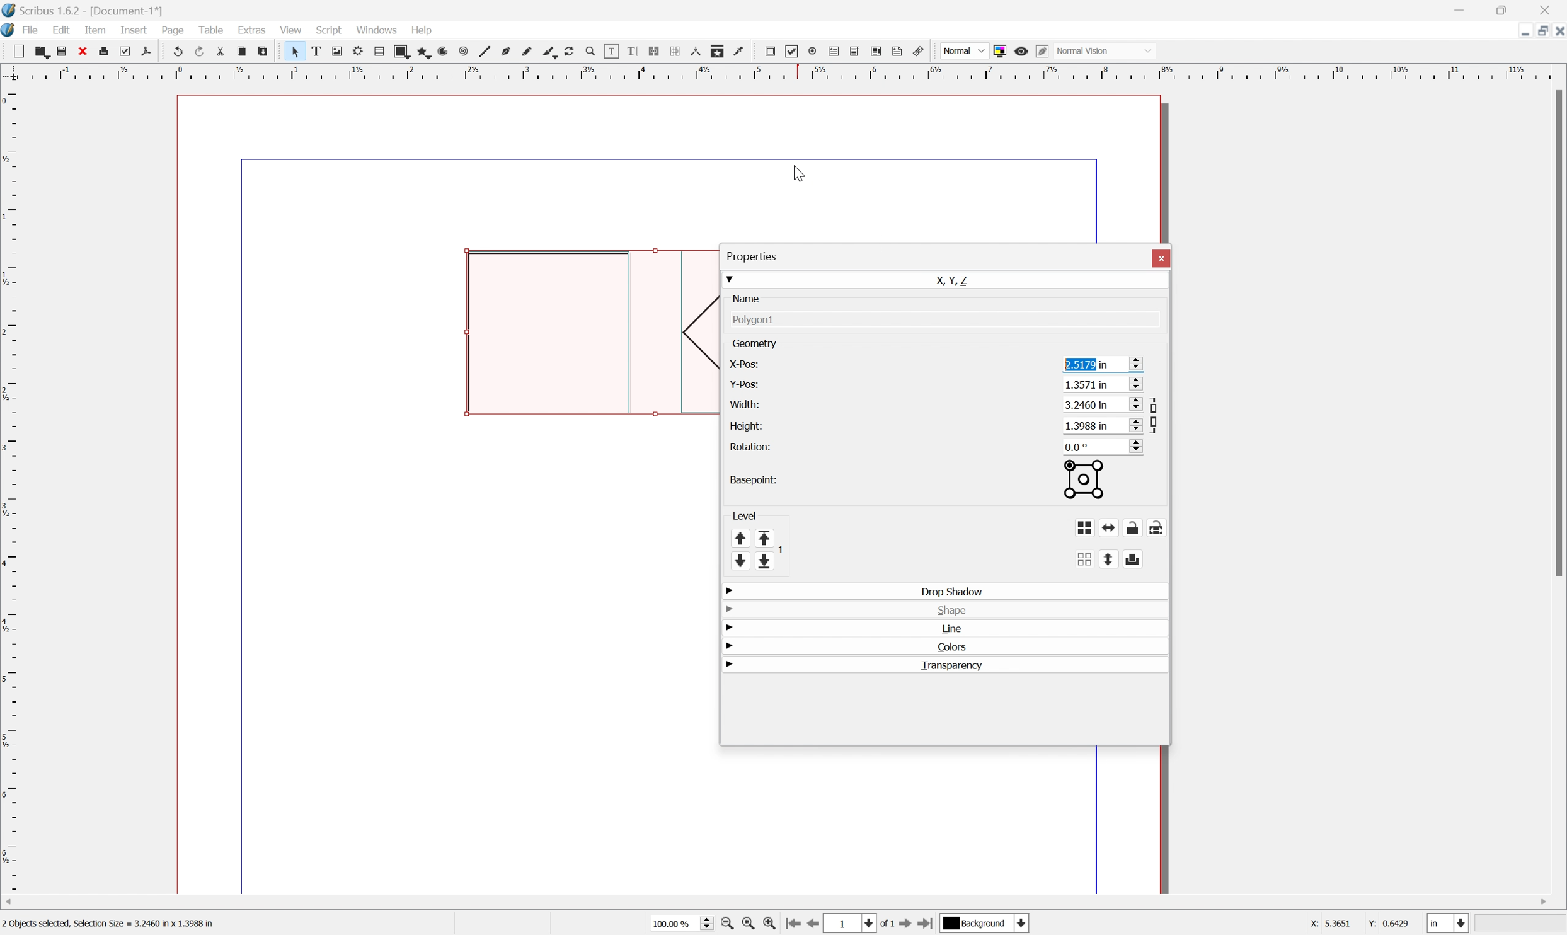 The width and height of the screenshot is (1567, 935). I want to click on cut, so click(219, 52).